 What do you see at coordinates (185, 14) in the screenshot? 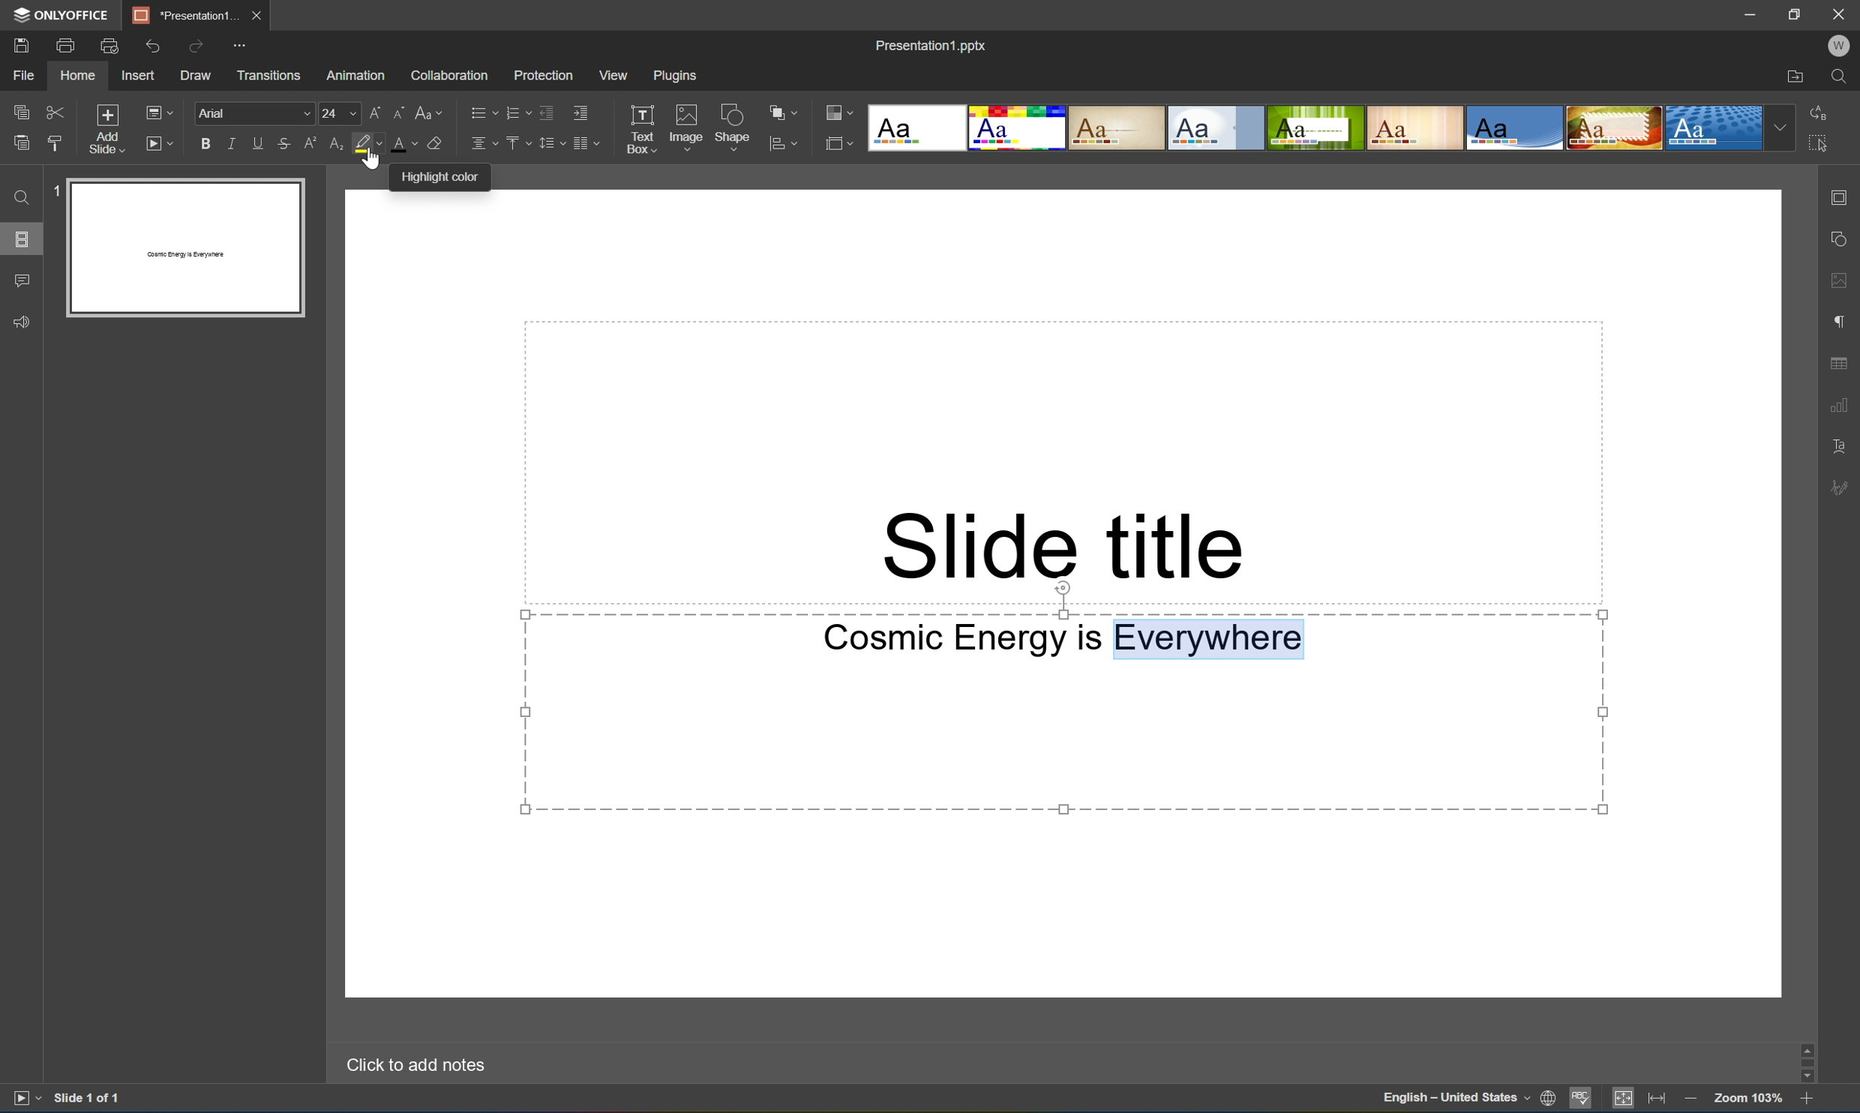
I see `*Presentation1` at bounding box center [185, 14].